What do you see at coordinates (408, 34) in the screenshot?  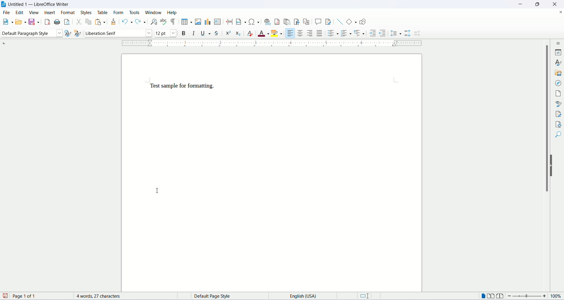 I see `increase paragraph spacing` at bounding box center [408, 34].